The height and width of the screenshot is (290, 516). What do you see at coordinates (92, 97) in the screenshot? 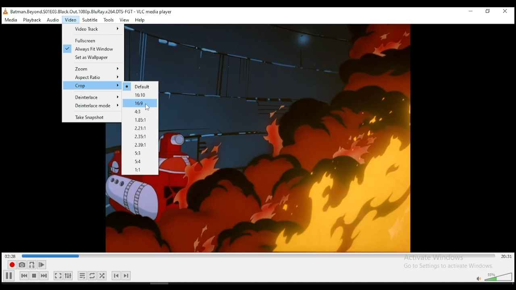
I see `Deinterlace` at bounding box center [92, 97].